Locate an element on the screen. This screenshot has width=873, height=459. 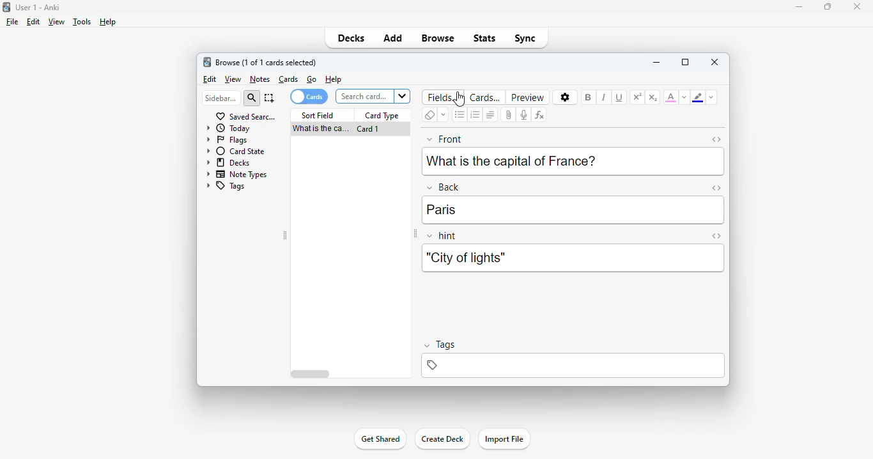
underline is located at coordinates (618, 97).